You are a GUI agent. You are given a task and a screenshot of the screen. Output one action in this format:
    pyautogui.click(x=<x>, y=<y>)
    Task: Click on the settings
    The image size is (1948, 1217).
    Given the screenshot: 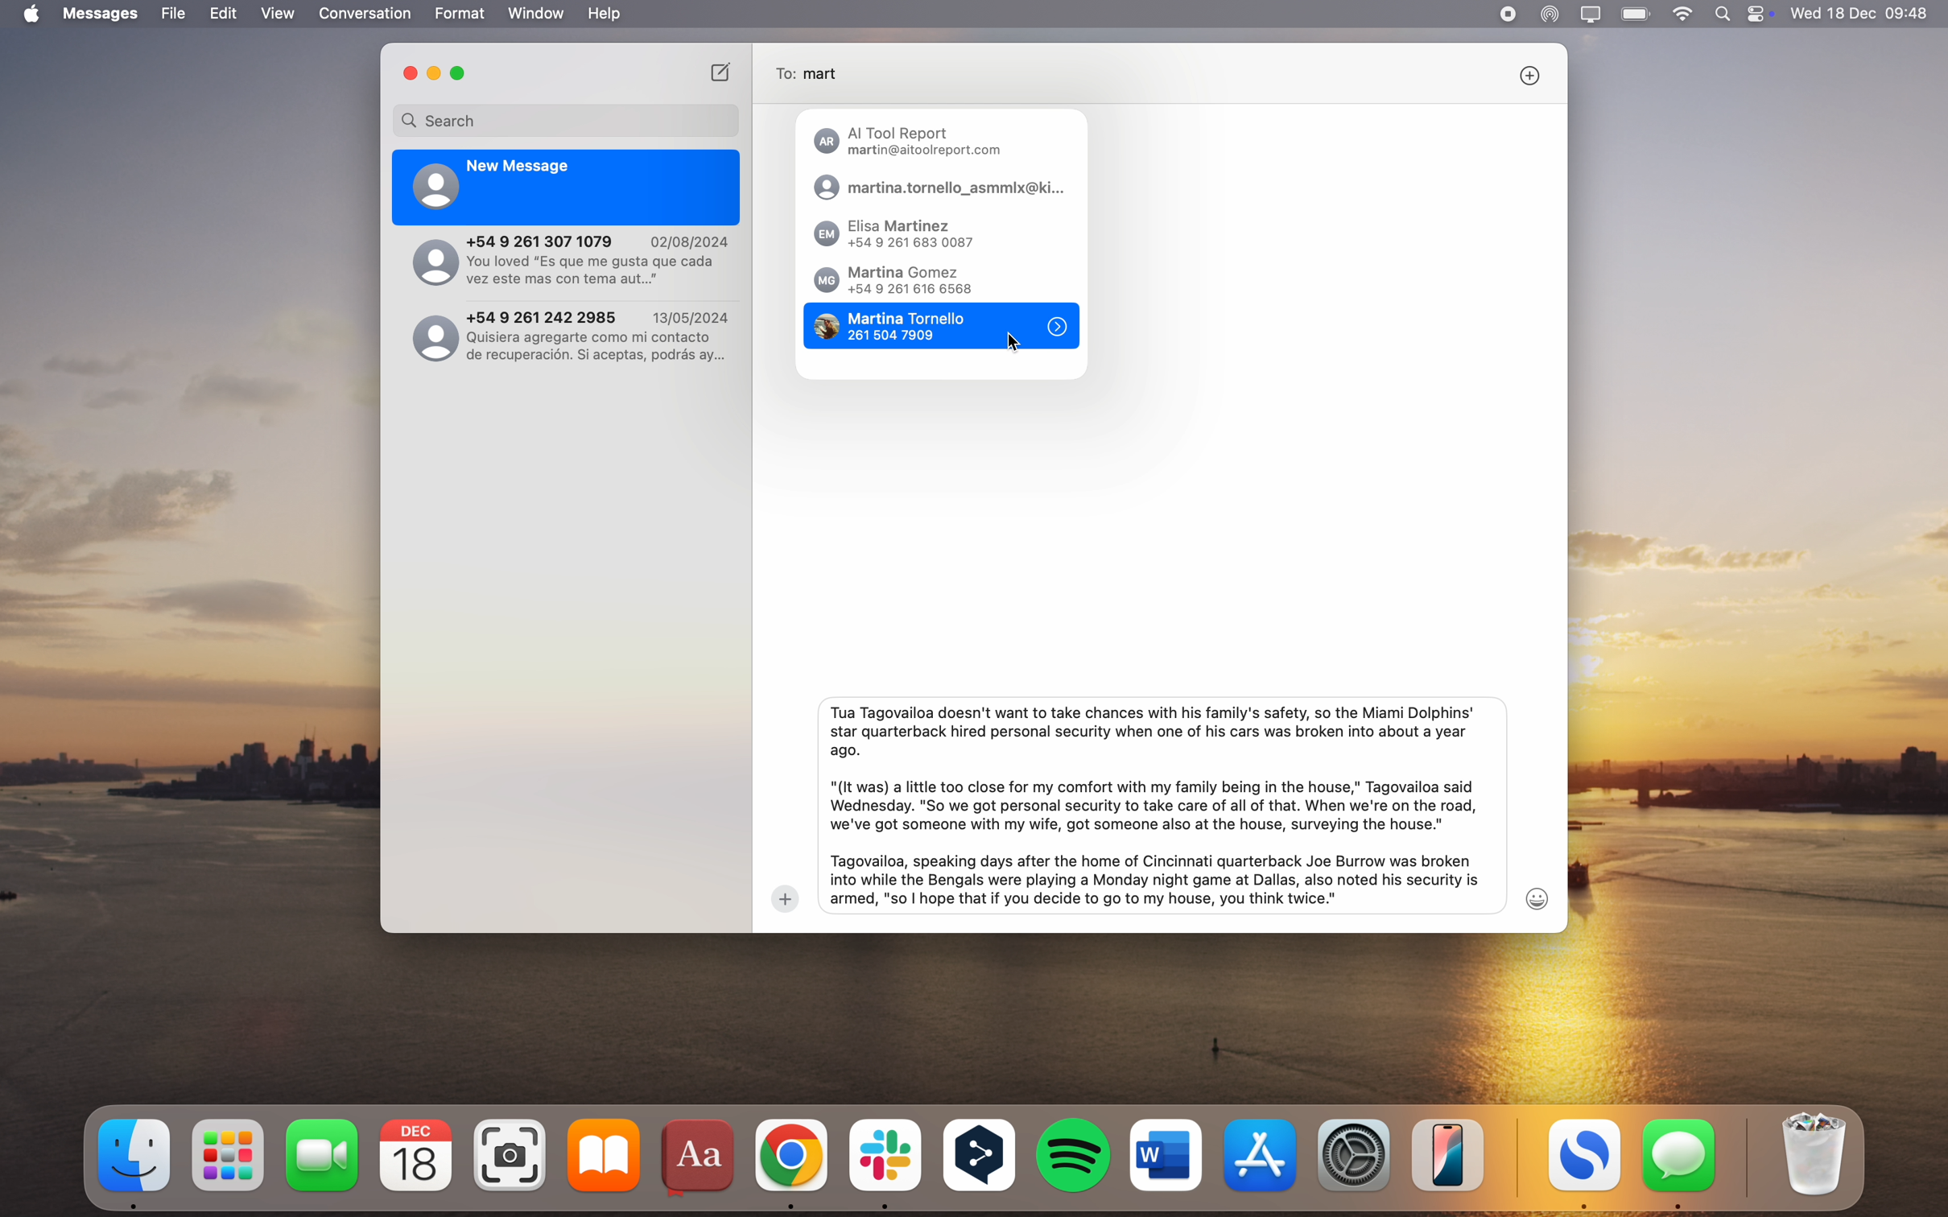 What is the action you would take?
    pyautogui.click(x=1356, y=1153)
    